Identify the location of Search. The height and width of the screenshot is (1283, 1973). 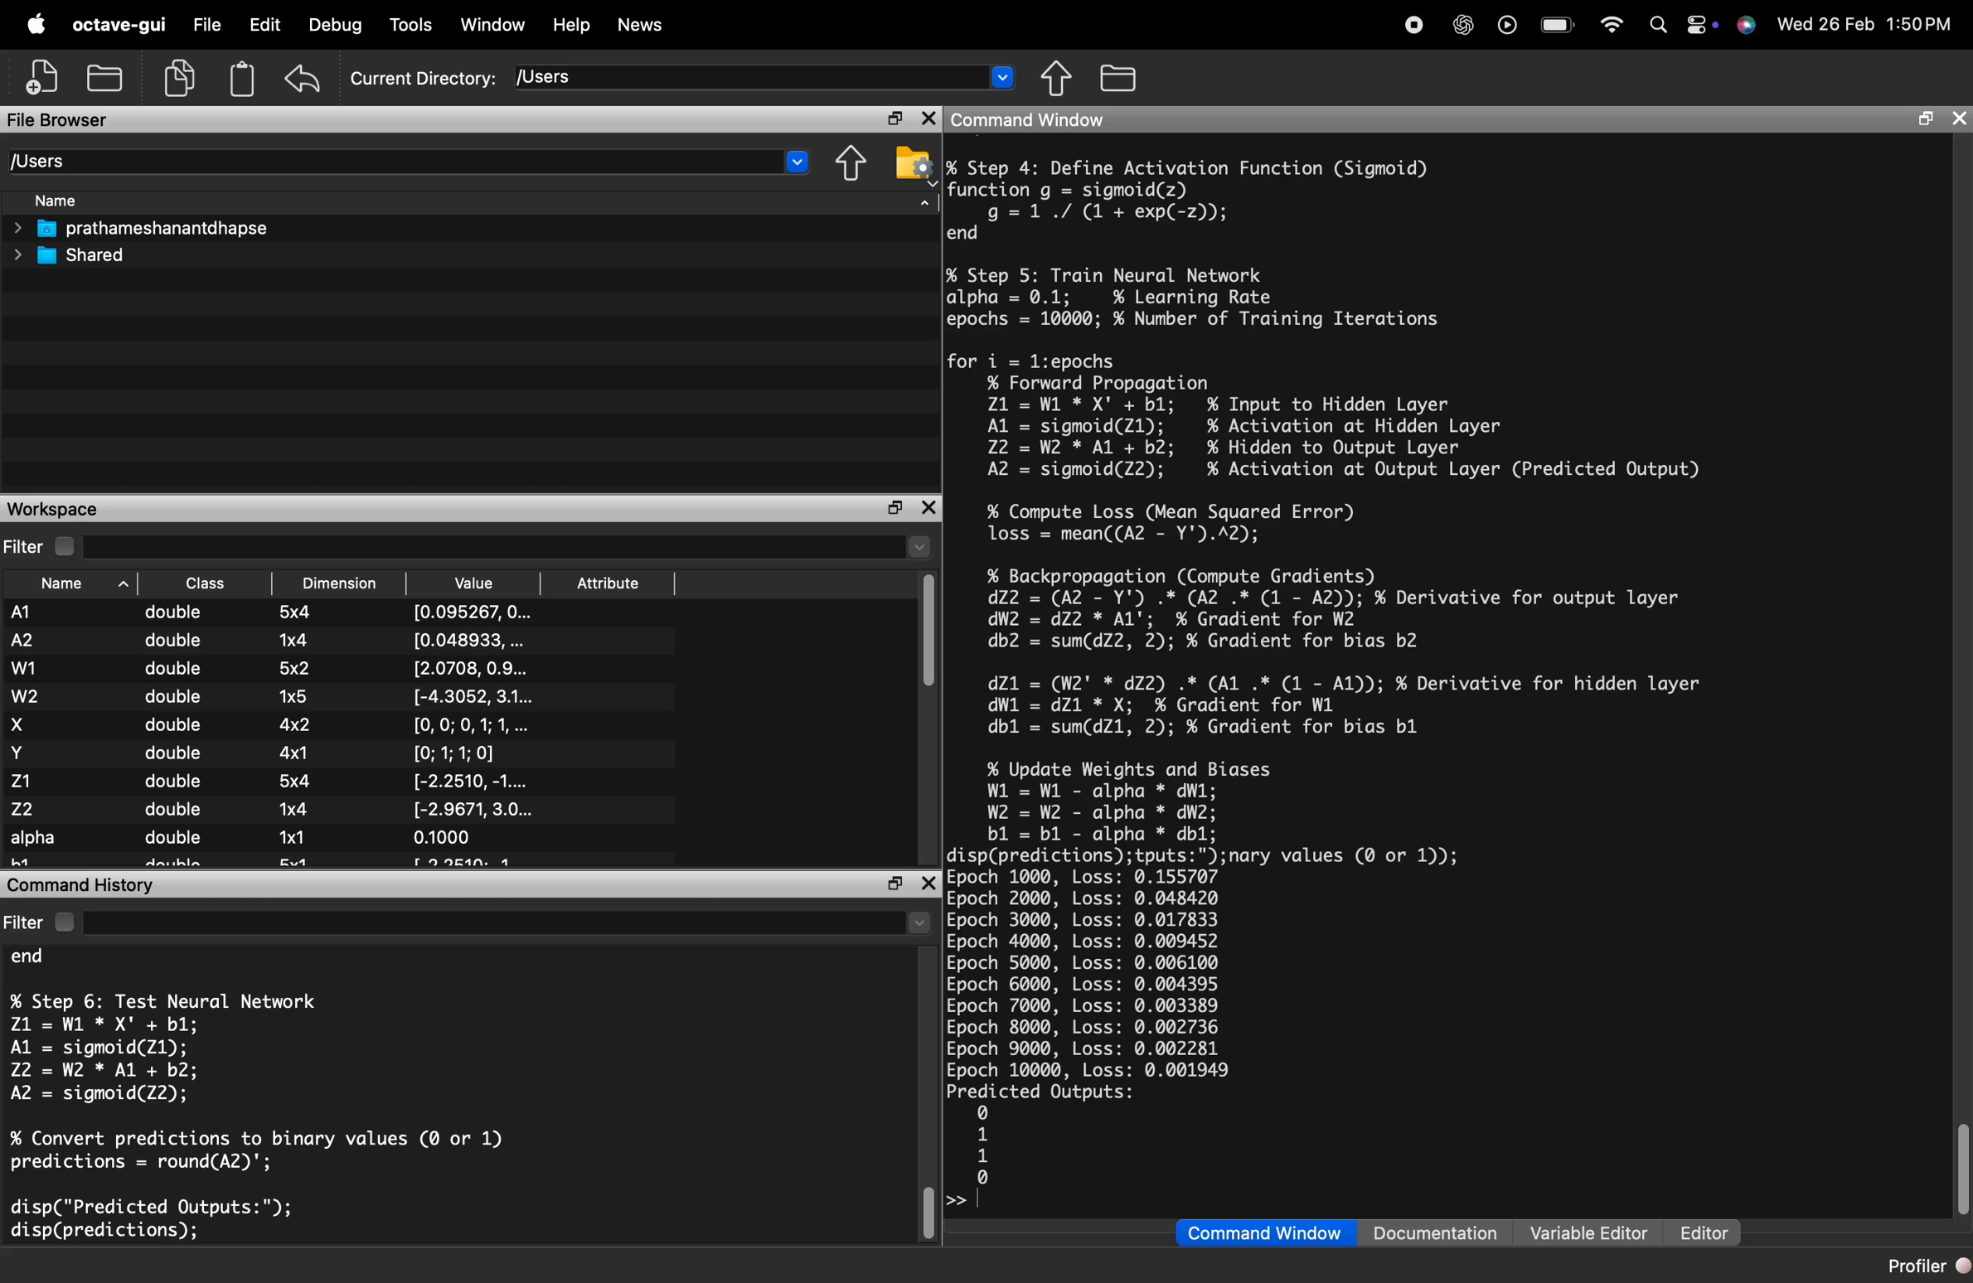
(1653, 22).